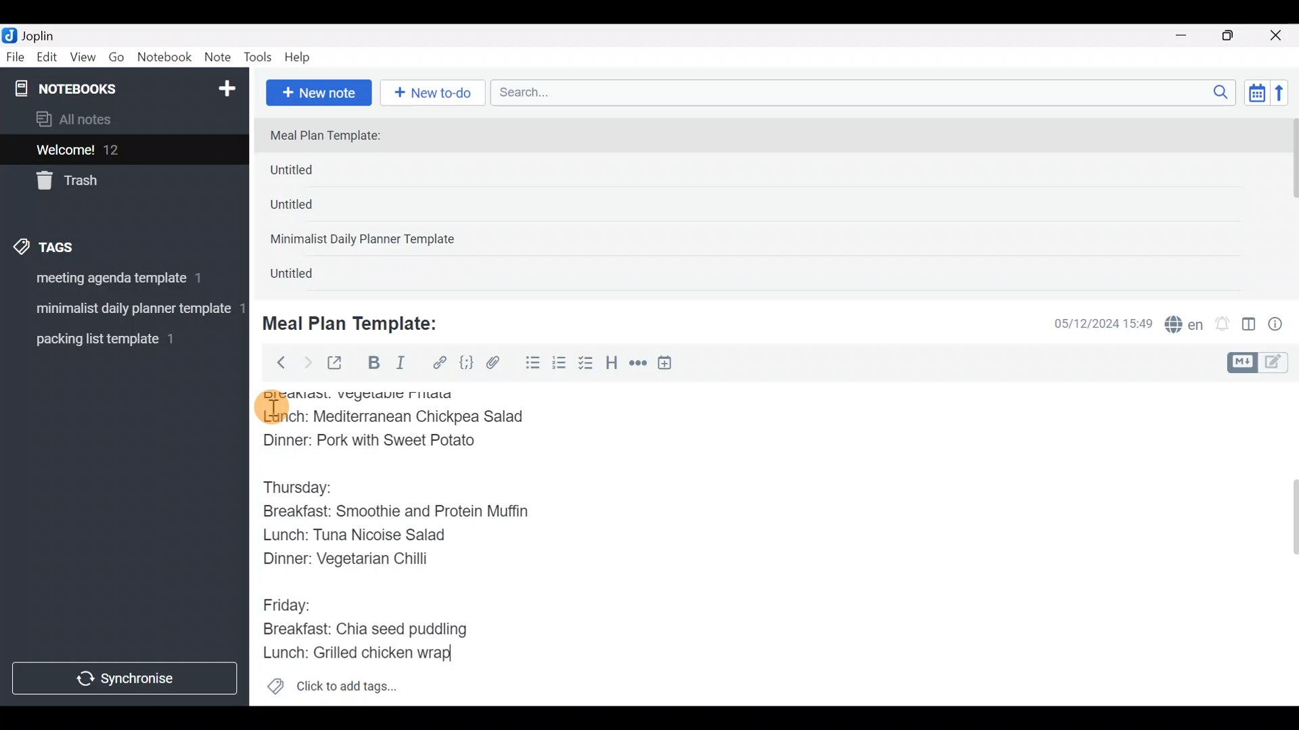  What do you see at coordinates (307, 488) in the screenshot?
I see `Thursday:` at bounding box center [307, 488].